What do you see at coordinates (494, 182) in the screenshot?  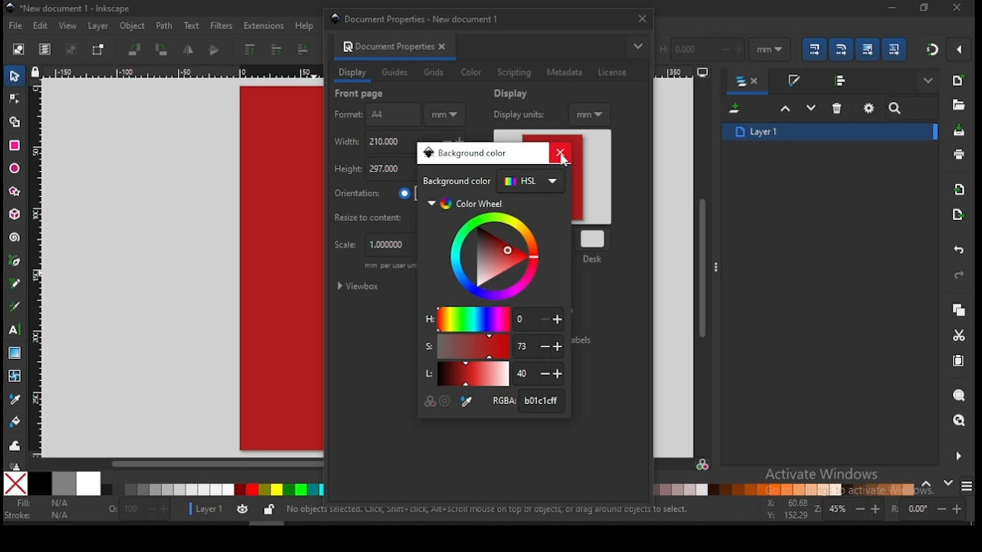 I see `background color mode` at bounding box center [494, 182].